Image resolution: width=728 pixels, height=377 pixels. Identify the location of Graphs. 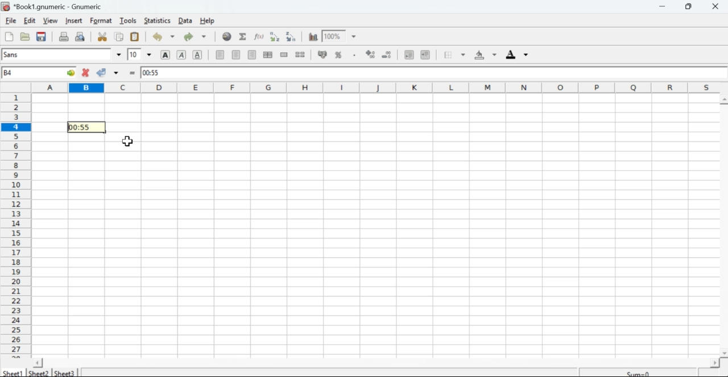
(312, 36).